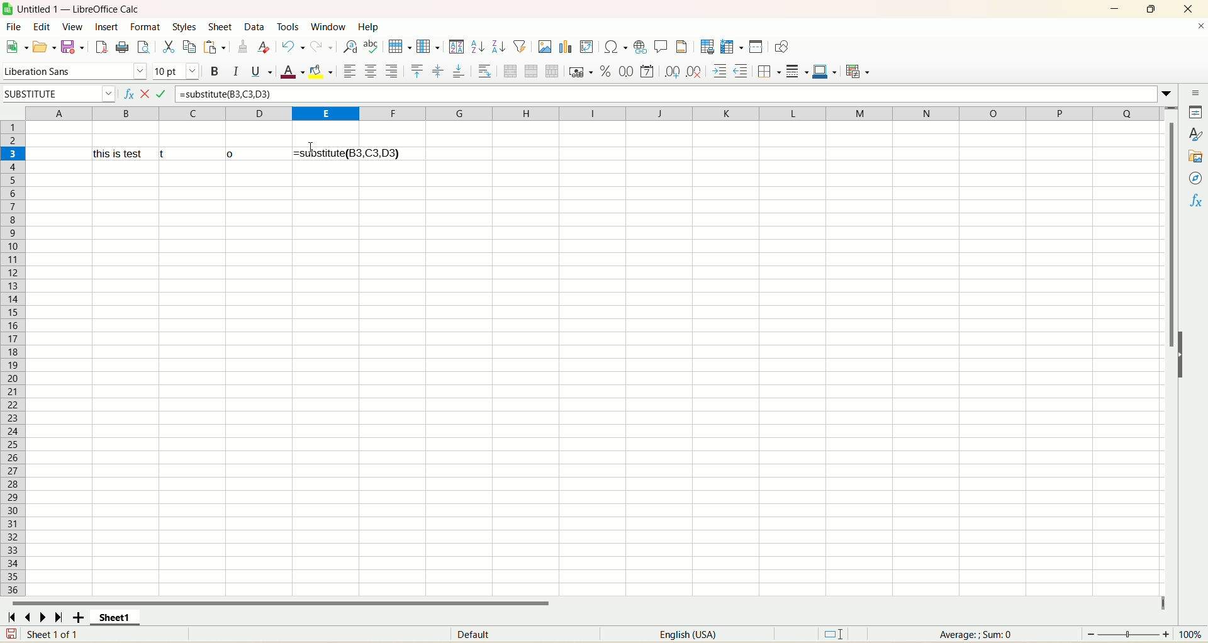  Describe the element at coordinates (707, 48) in the screenshot. I see `define print area` at that location.